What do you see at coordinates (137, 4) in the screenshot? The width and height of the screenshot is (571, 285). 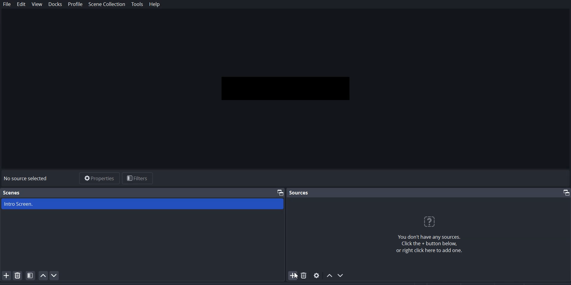 I see `Tools` at bounding box center [137, 4].